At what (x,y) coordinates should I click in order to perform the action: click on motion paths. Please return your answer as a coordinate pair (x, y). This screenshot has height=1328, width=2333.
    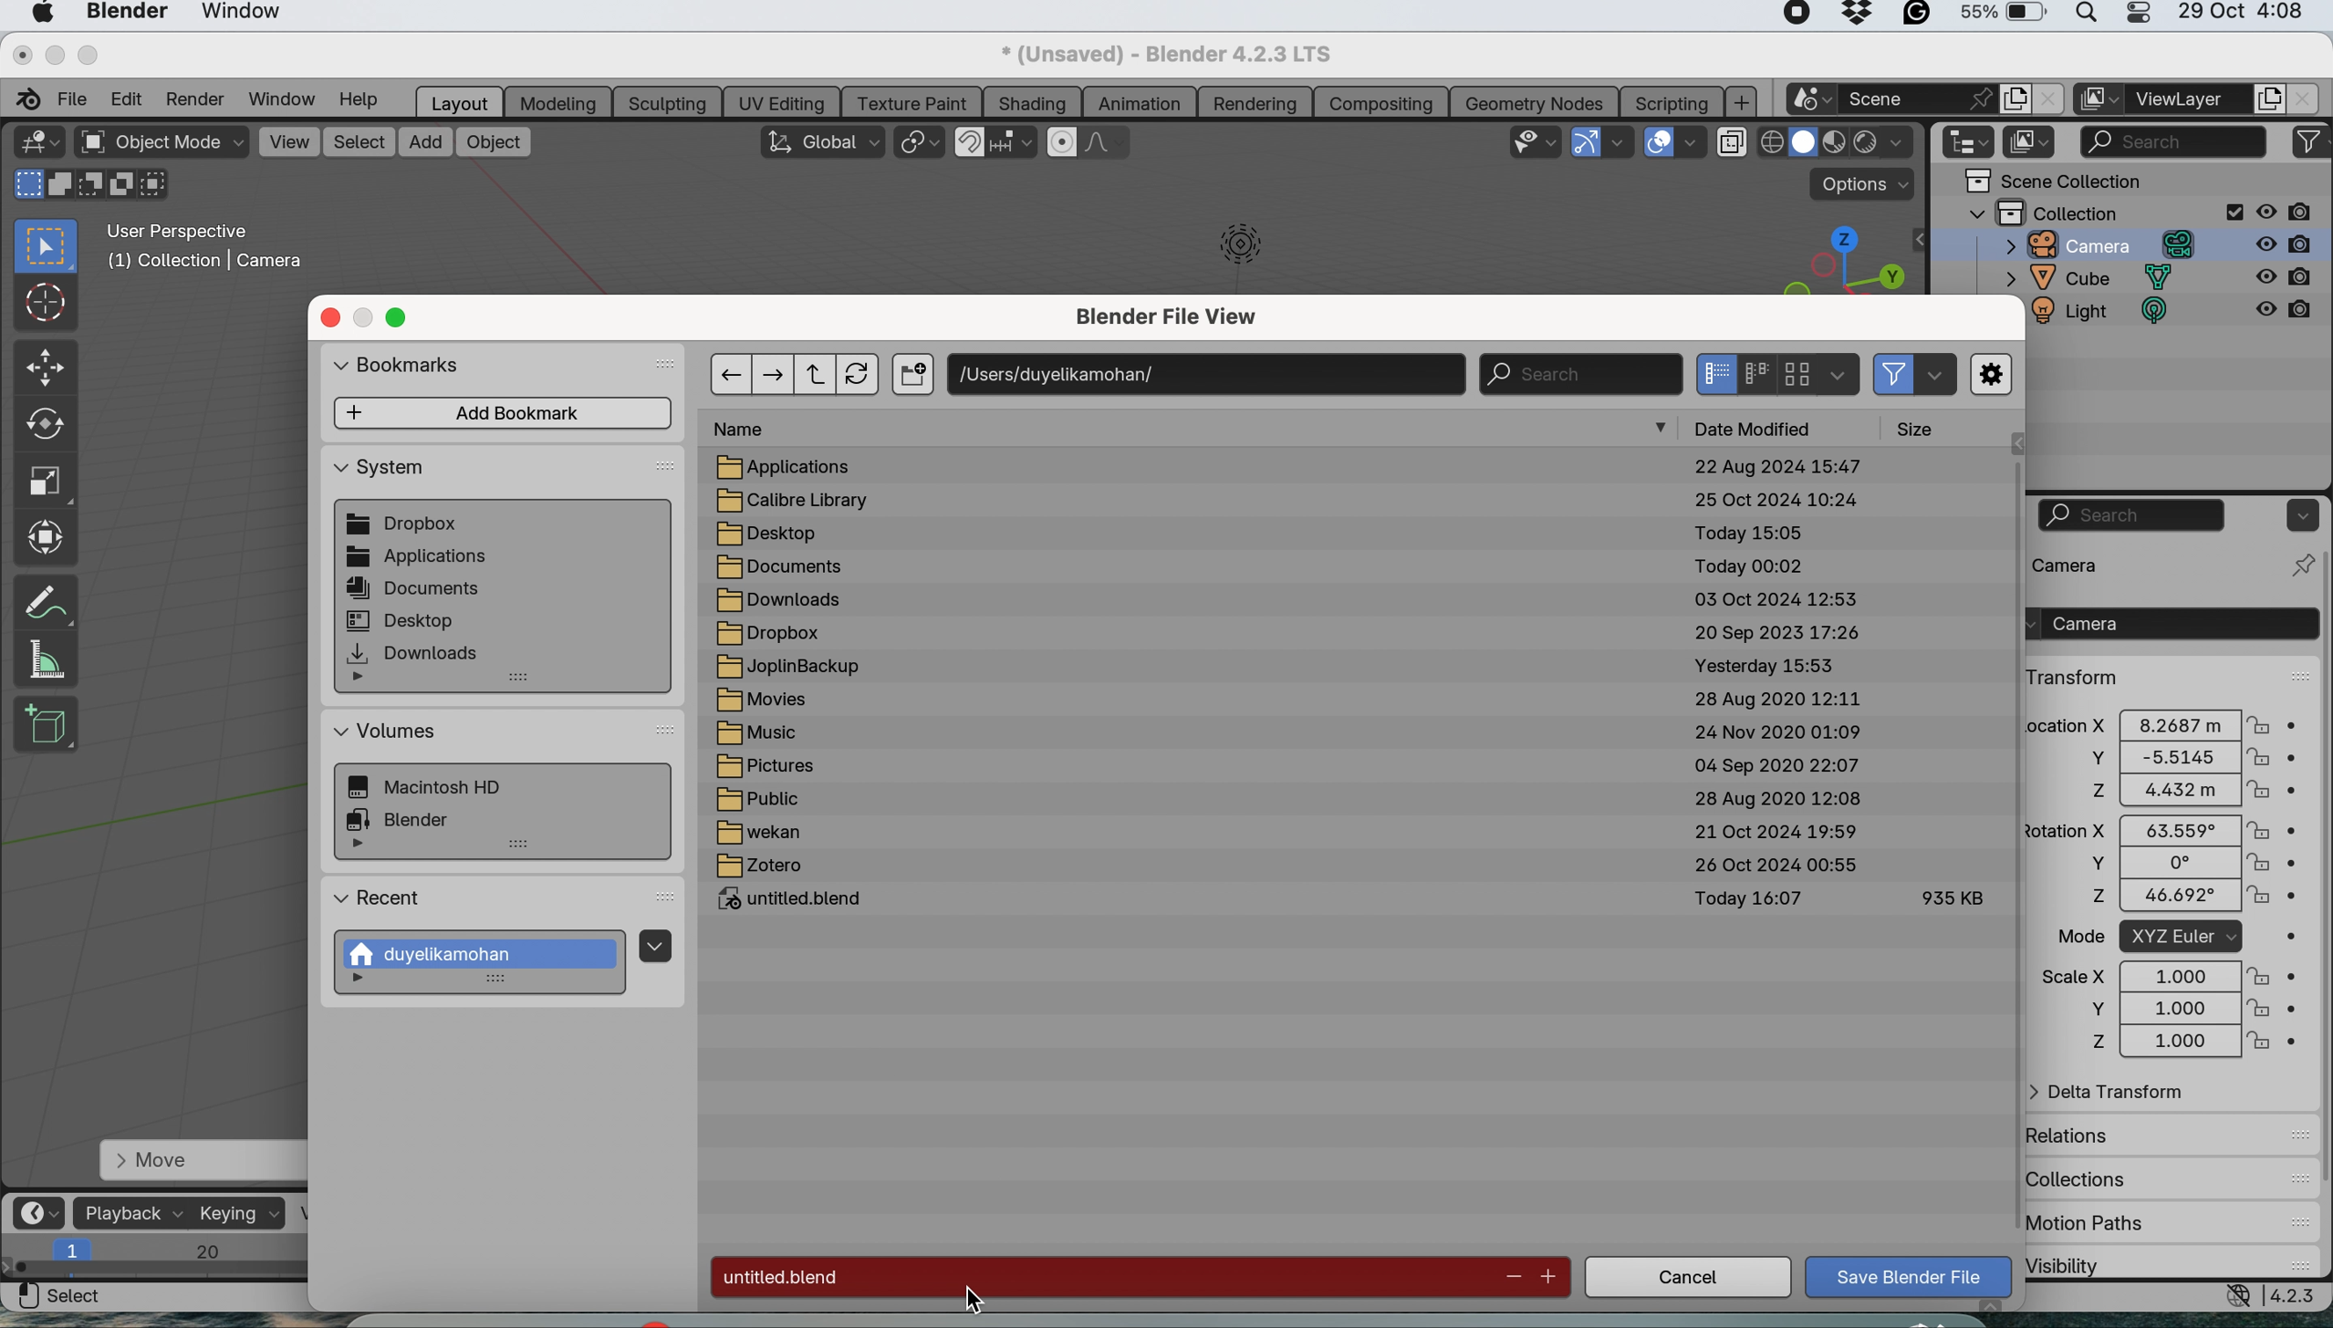
    Looking at the image, I should click on (2122, 1224).